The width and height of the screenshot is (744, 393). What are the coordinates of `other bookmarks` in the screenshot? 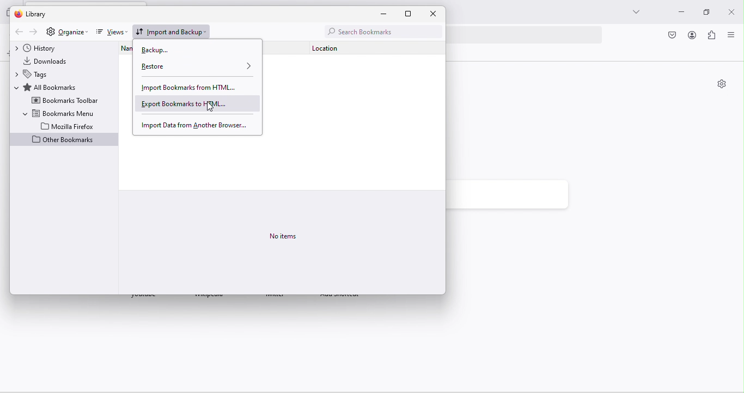 It's located at (64, 140).